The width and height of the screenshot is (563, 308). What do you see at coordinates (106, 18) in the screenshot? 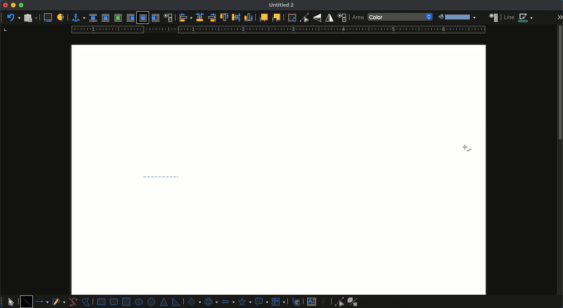
I see `parallel` at bounding box center [106, 18].